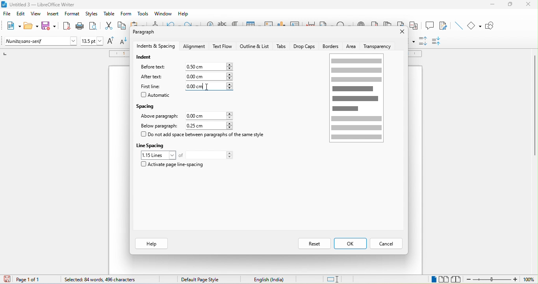 The image size is (538, 284). Describe the element at coordinates (304, 46) in the screenshot. I see `drop caps` at that location.